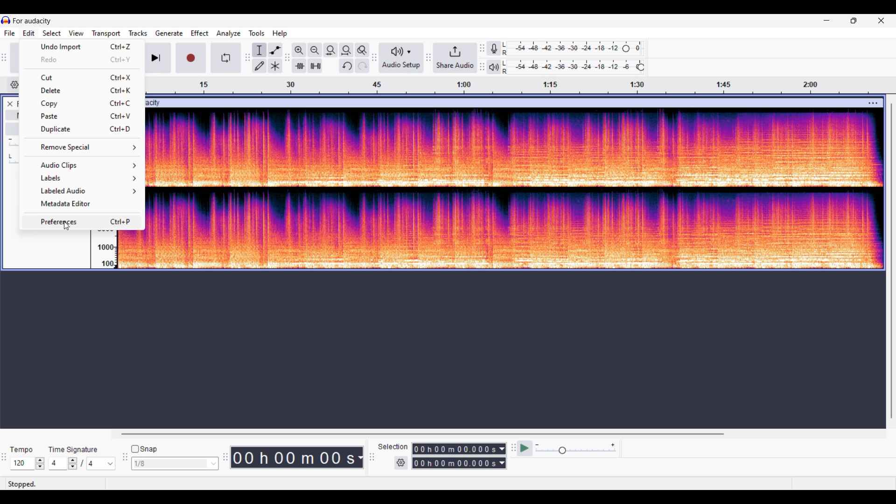 Image resolution: width=896 pixels, height=504 pixels. What do you see at coordinates (29, 33) in the screenshot?
I see `Edit menu` at bounding box center [29, 33].